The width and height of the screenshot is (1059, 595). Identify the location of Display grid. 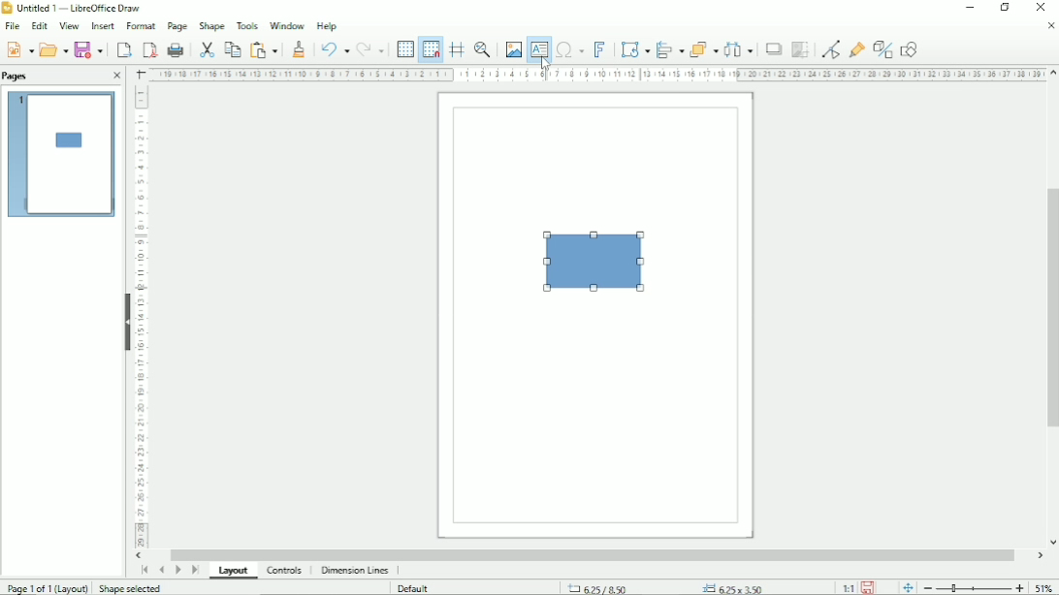
(404, 47).